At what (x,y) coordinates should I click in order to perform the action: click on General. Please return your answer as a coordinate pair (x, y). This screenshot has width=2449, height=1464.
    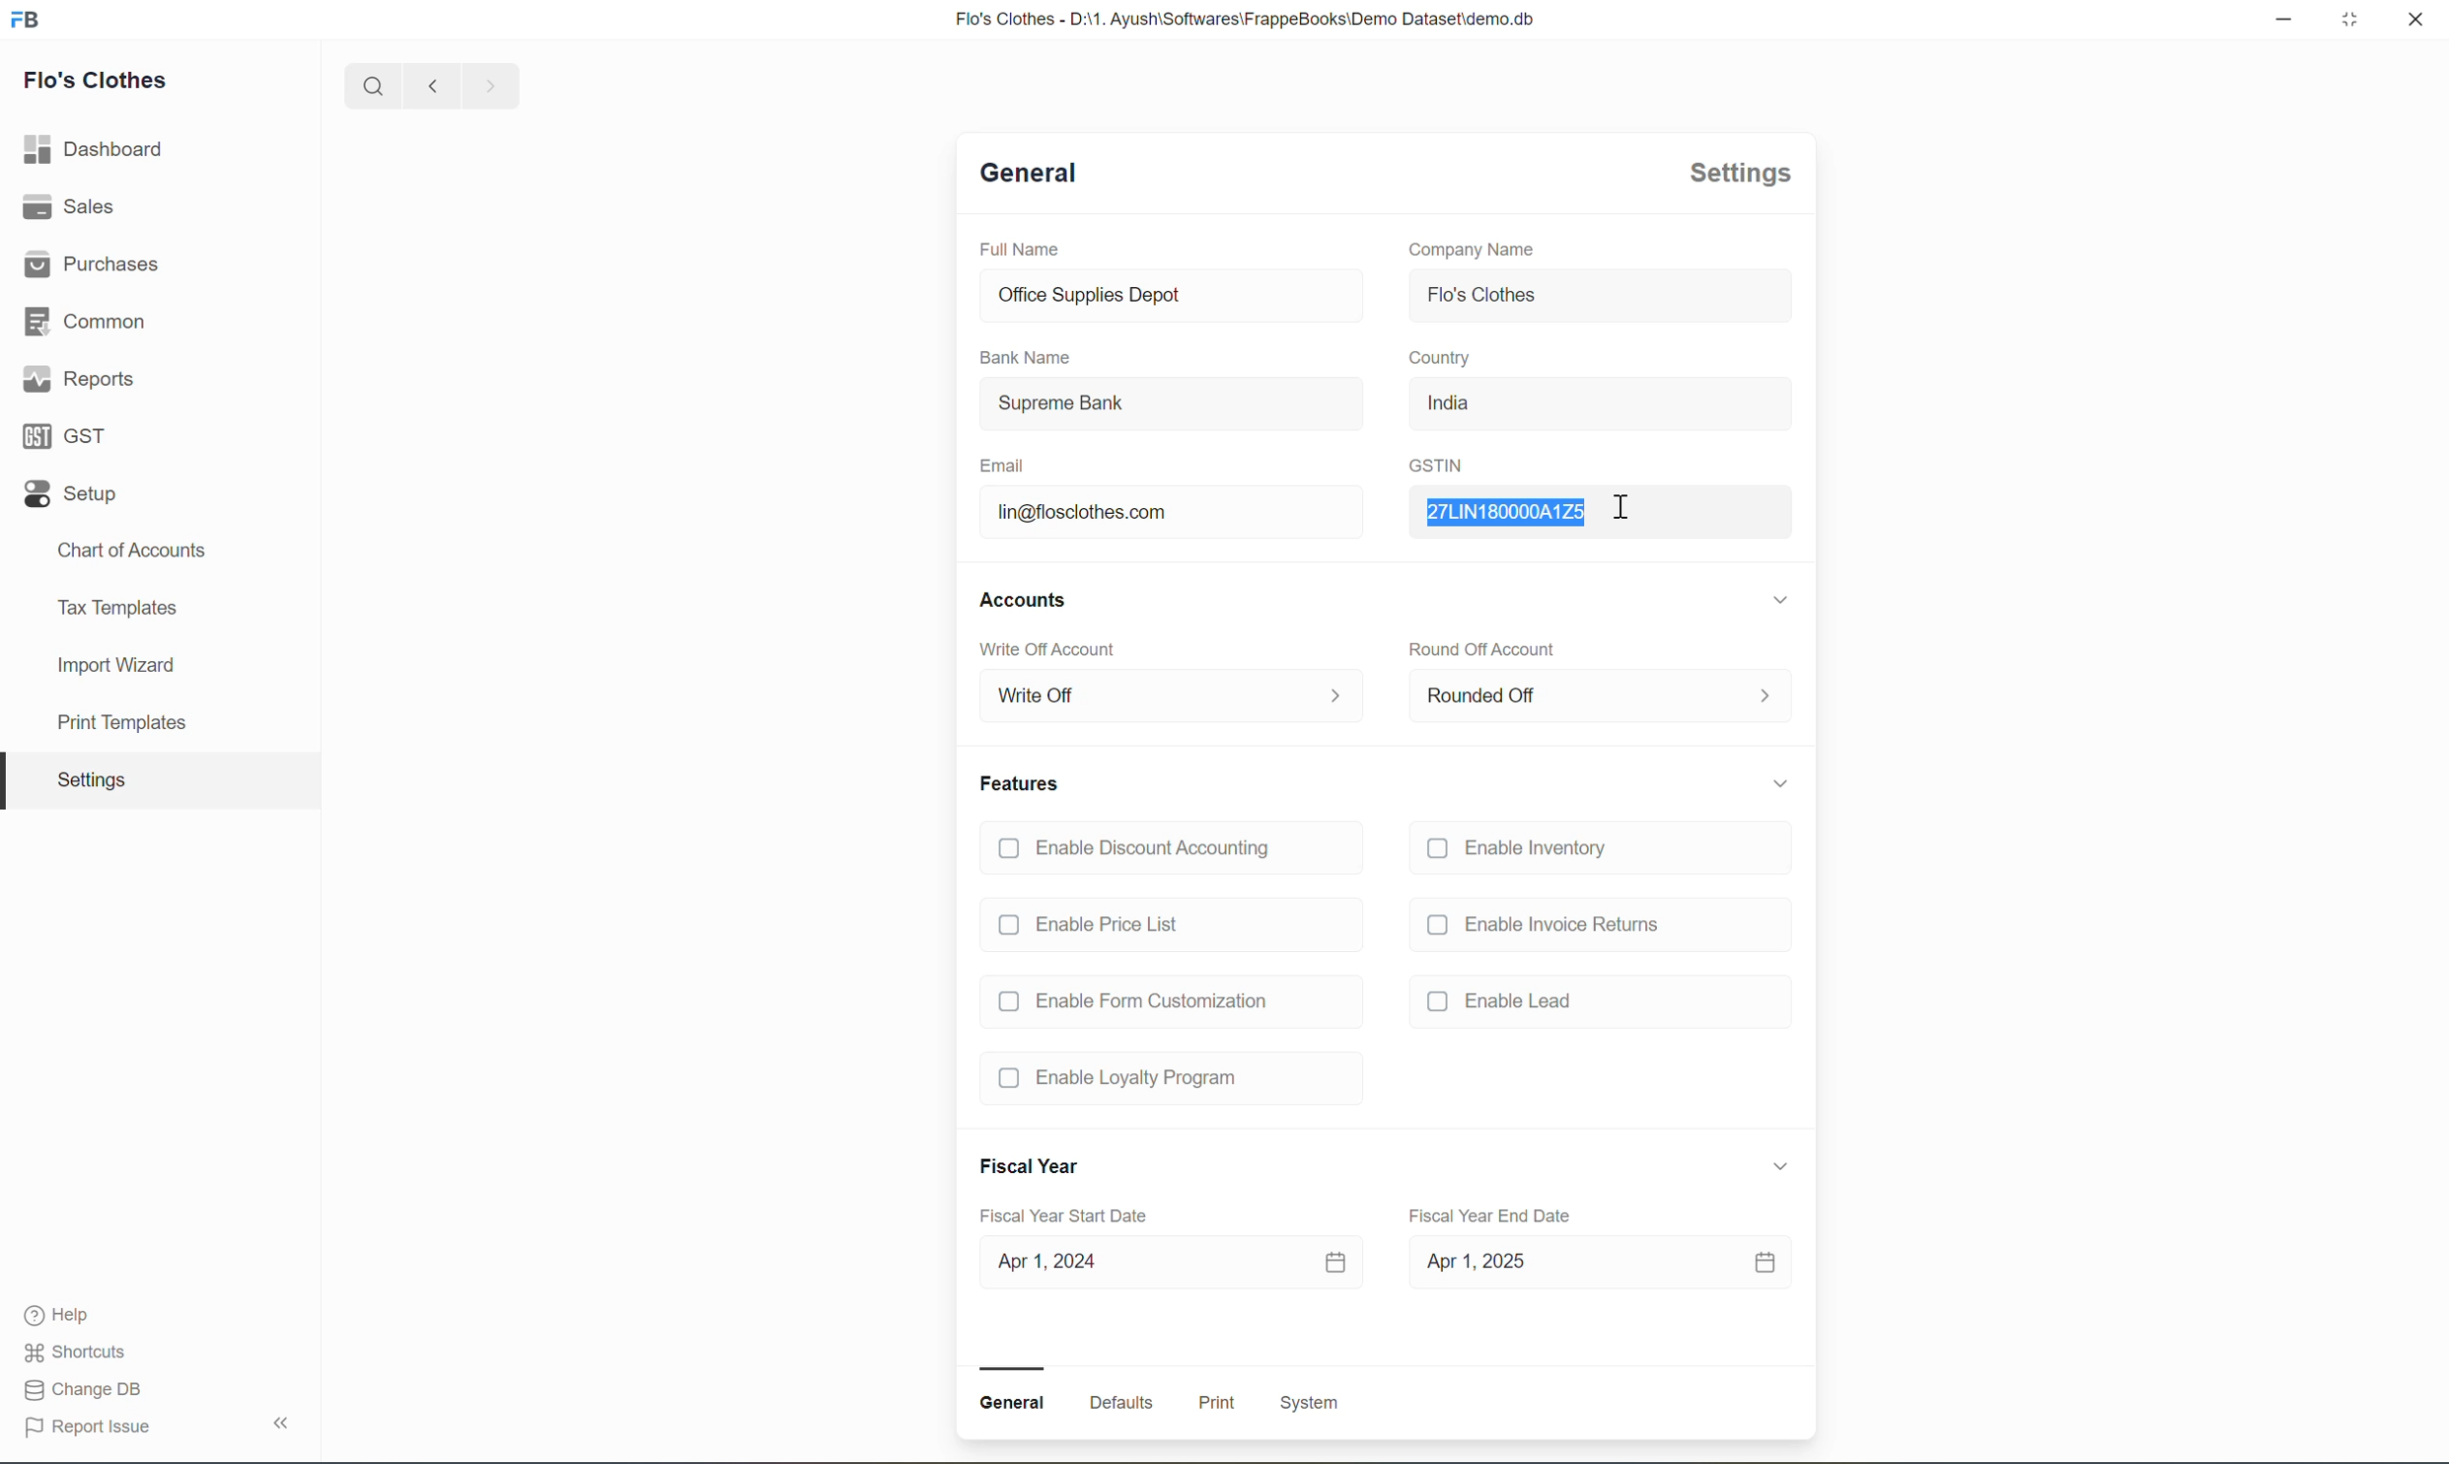
    Looking at the image, I should click on (1012, 1403).